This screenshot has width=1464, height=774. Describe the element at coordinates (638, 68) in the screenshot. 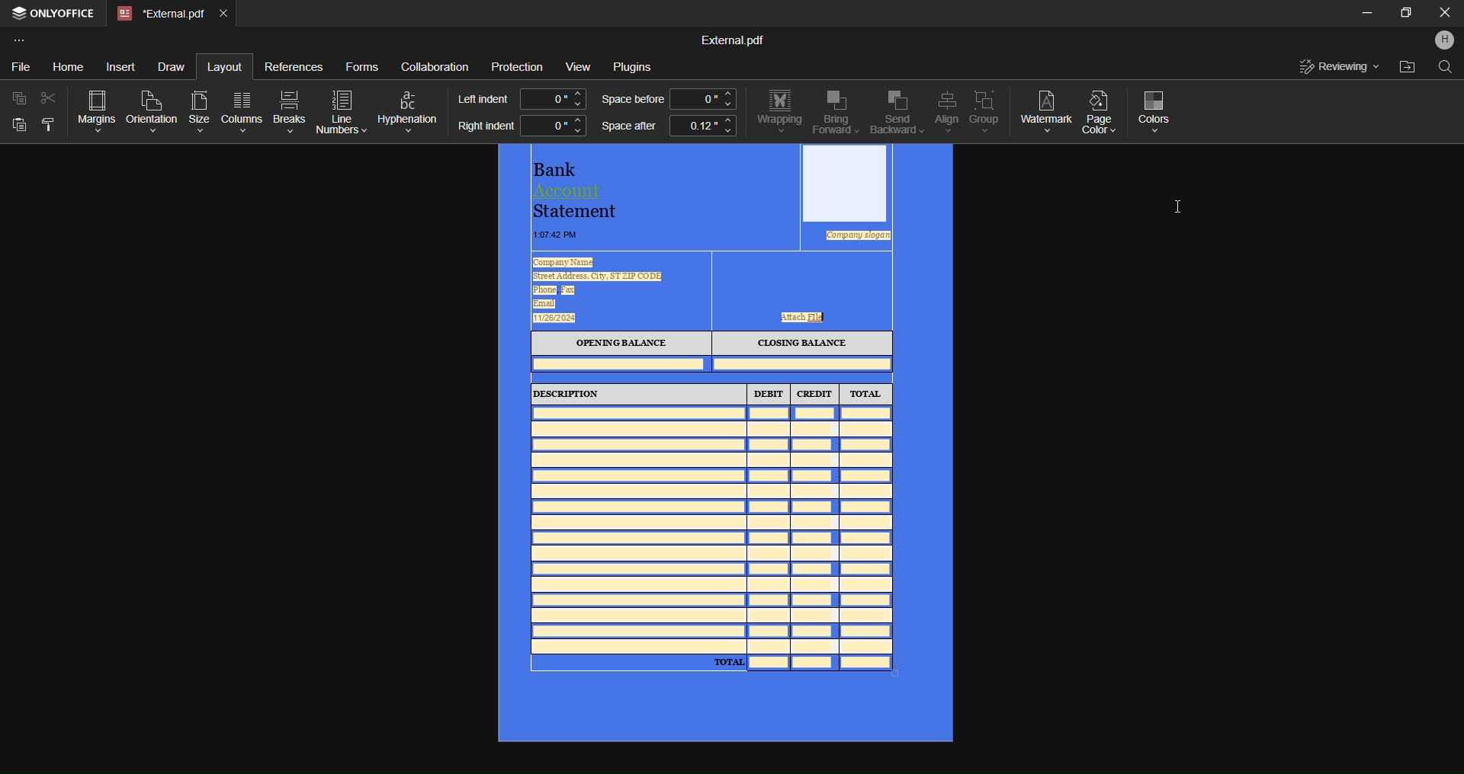

I see `Plugins` at that location.